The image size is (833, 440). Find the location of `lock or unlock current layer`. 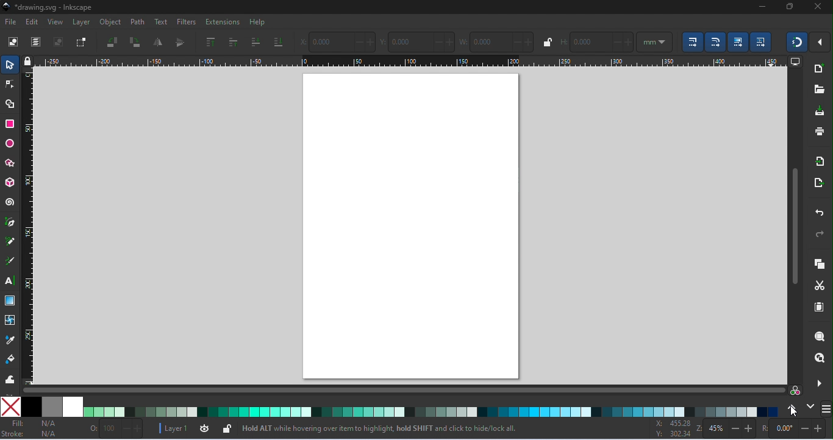

lock or unlock current layer is located at coordinates (226, 428).